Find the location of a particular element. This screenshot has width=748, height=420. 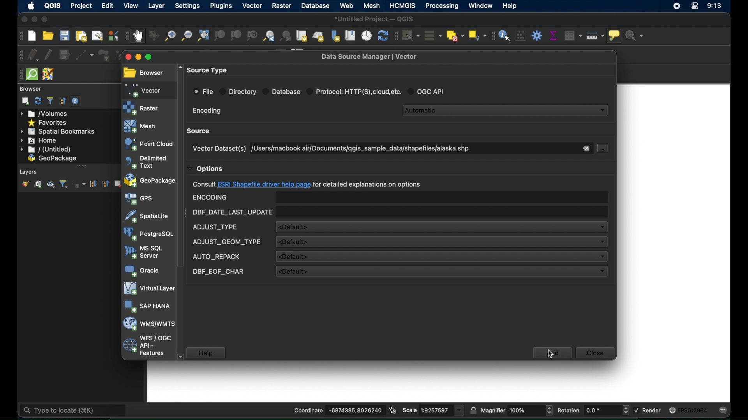

default drop-down is located at coordinates (441, 257).